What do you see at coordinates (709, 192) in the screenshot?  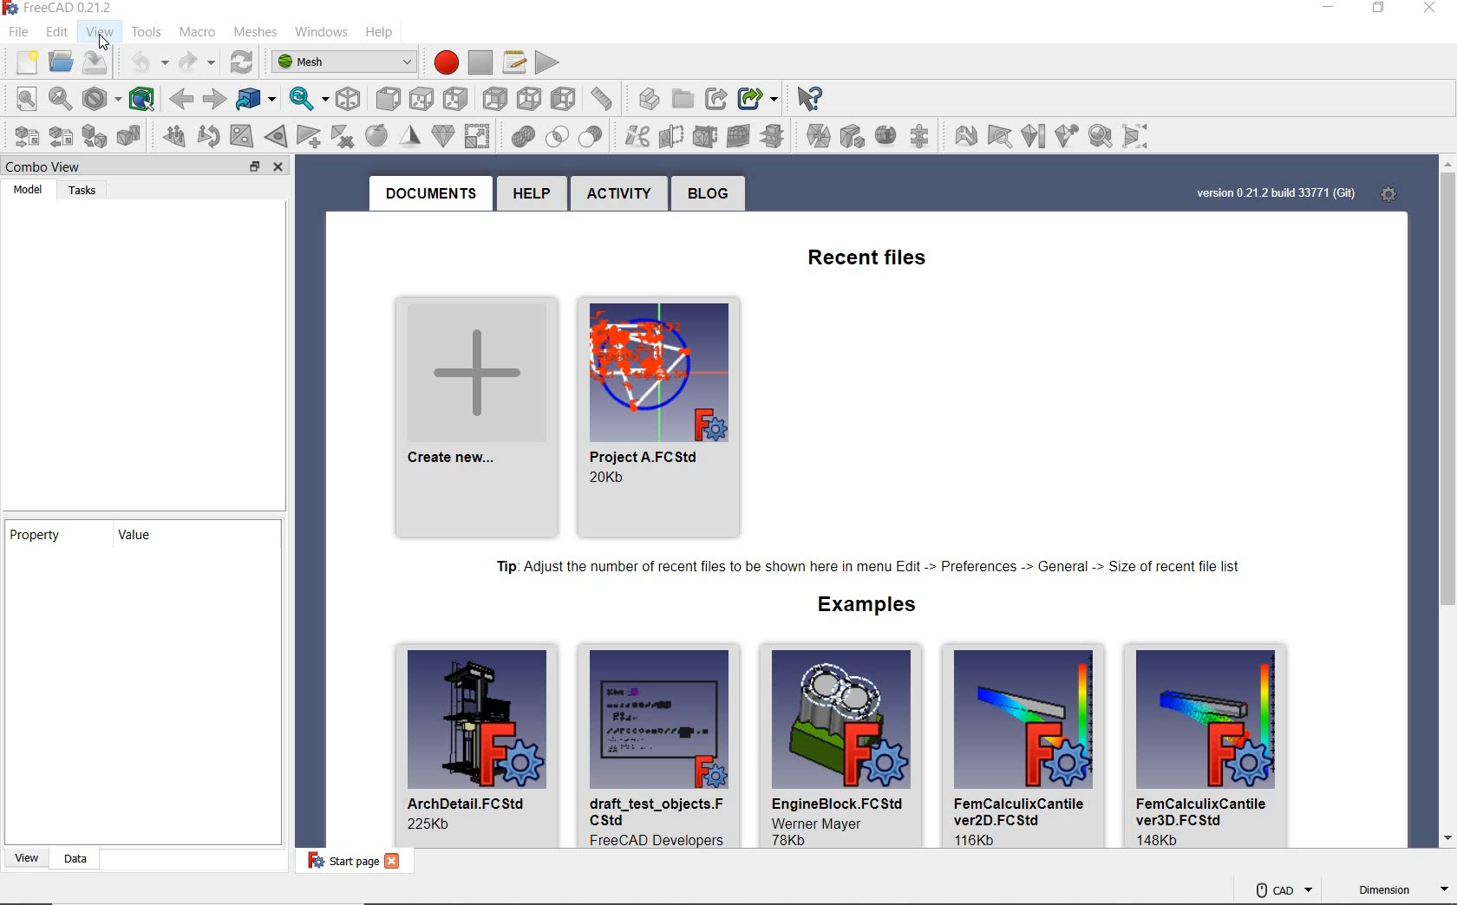 I see `blog` at bounding box center [709, 192].